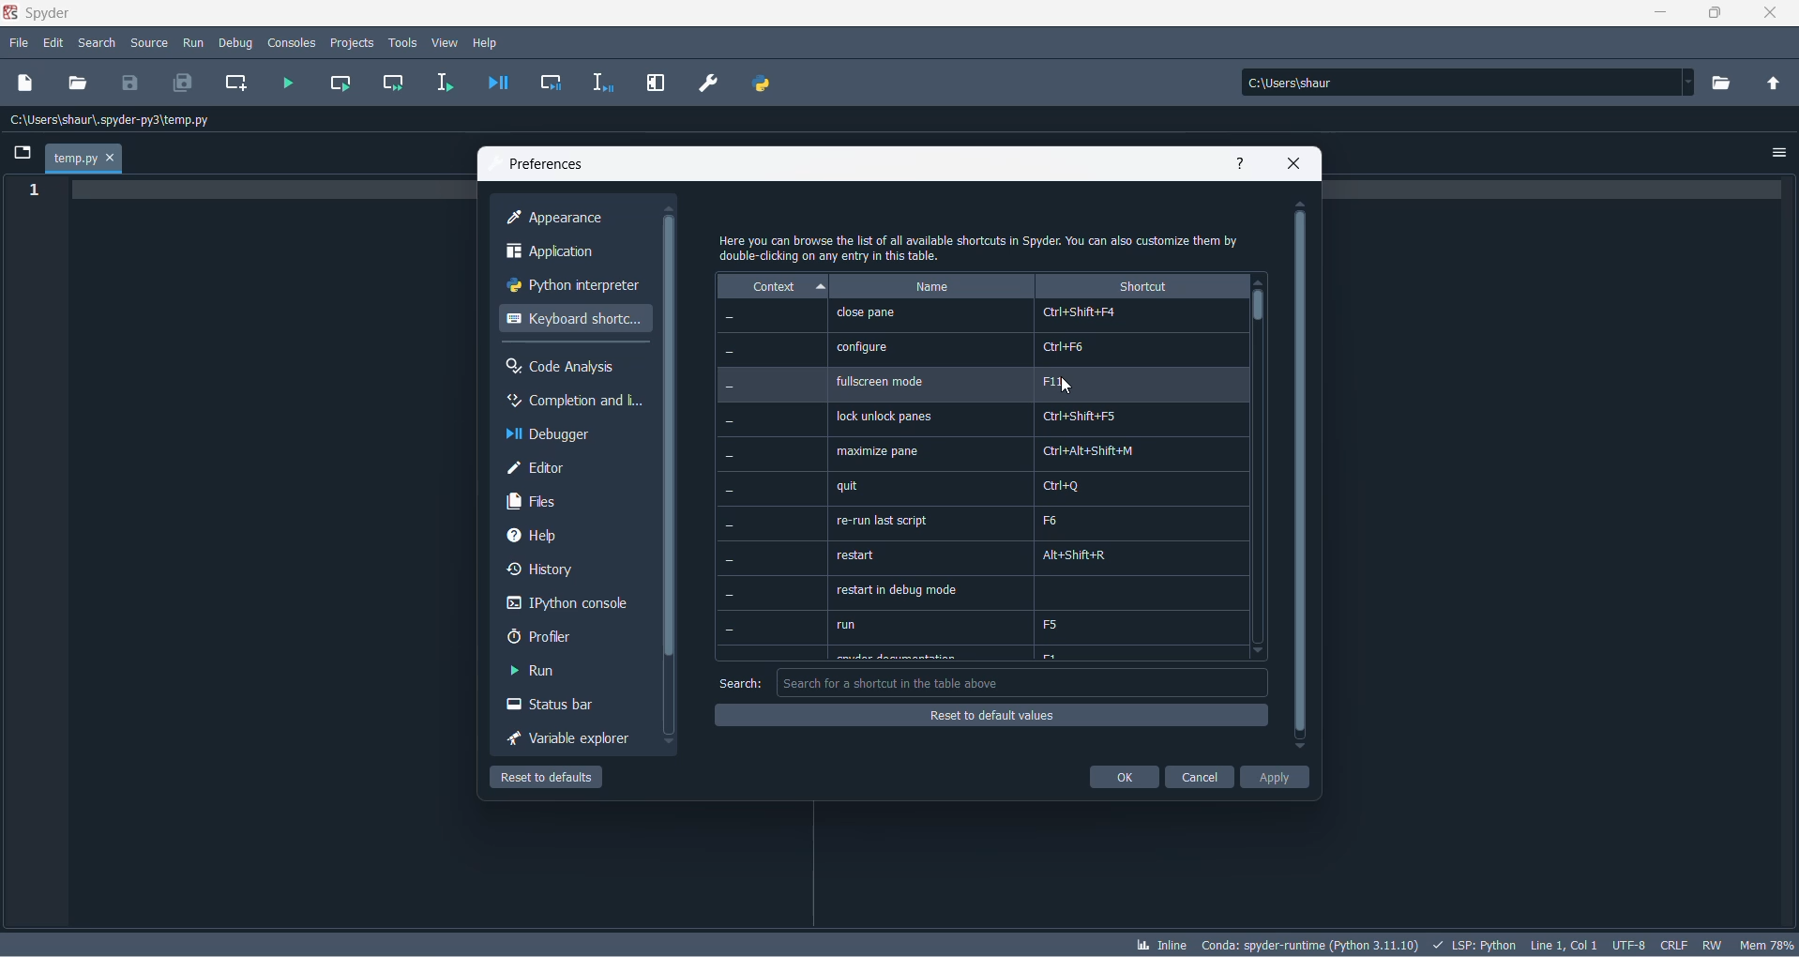 Image resolution: width=1799 pixels, height=957 pixels. What do you see at coordinates (729, 352) in the screenshot?
I see `` at bounding box center [729, 352].